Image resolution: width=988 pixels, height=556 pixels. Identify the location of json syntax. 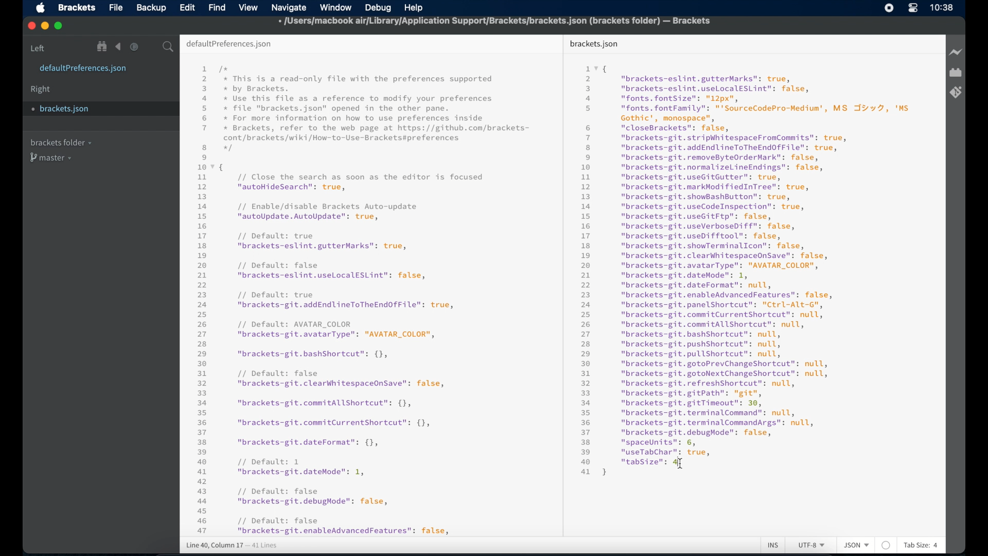
(363, 300).